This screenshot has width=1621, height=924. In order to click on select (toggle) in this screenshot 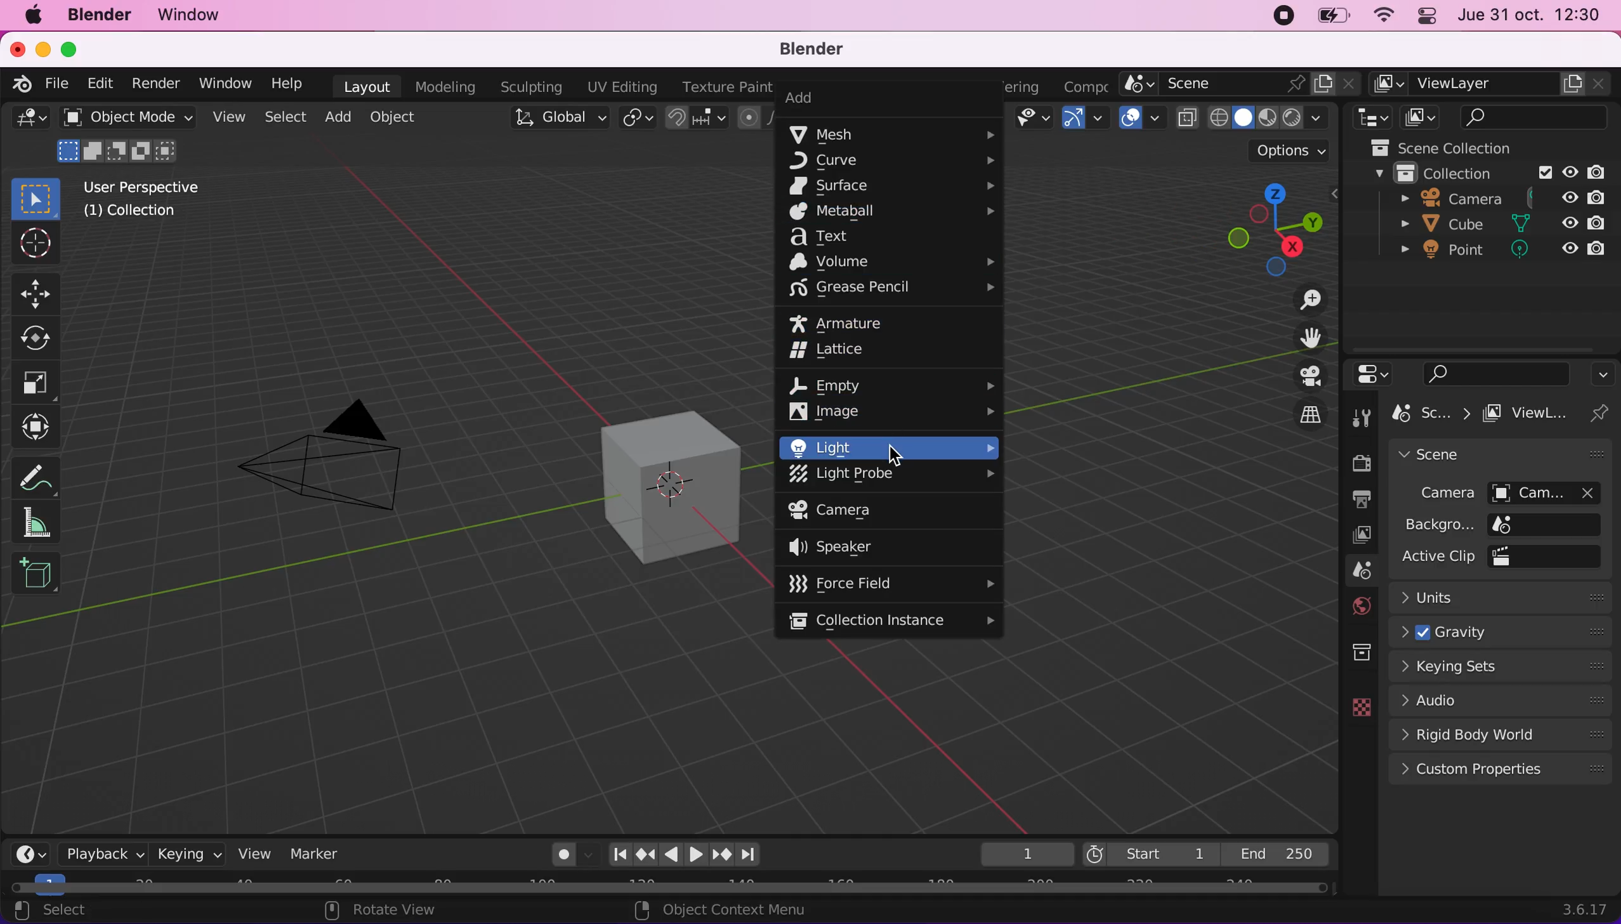, I will do `click(117, 910)`.